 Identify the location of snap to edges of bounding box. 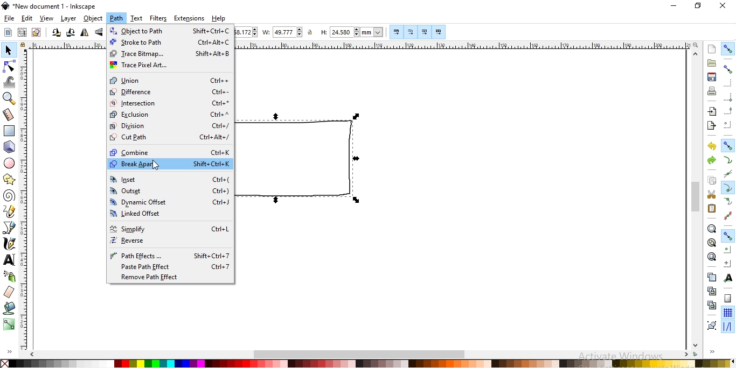
(728, 83).